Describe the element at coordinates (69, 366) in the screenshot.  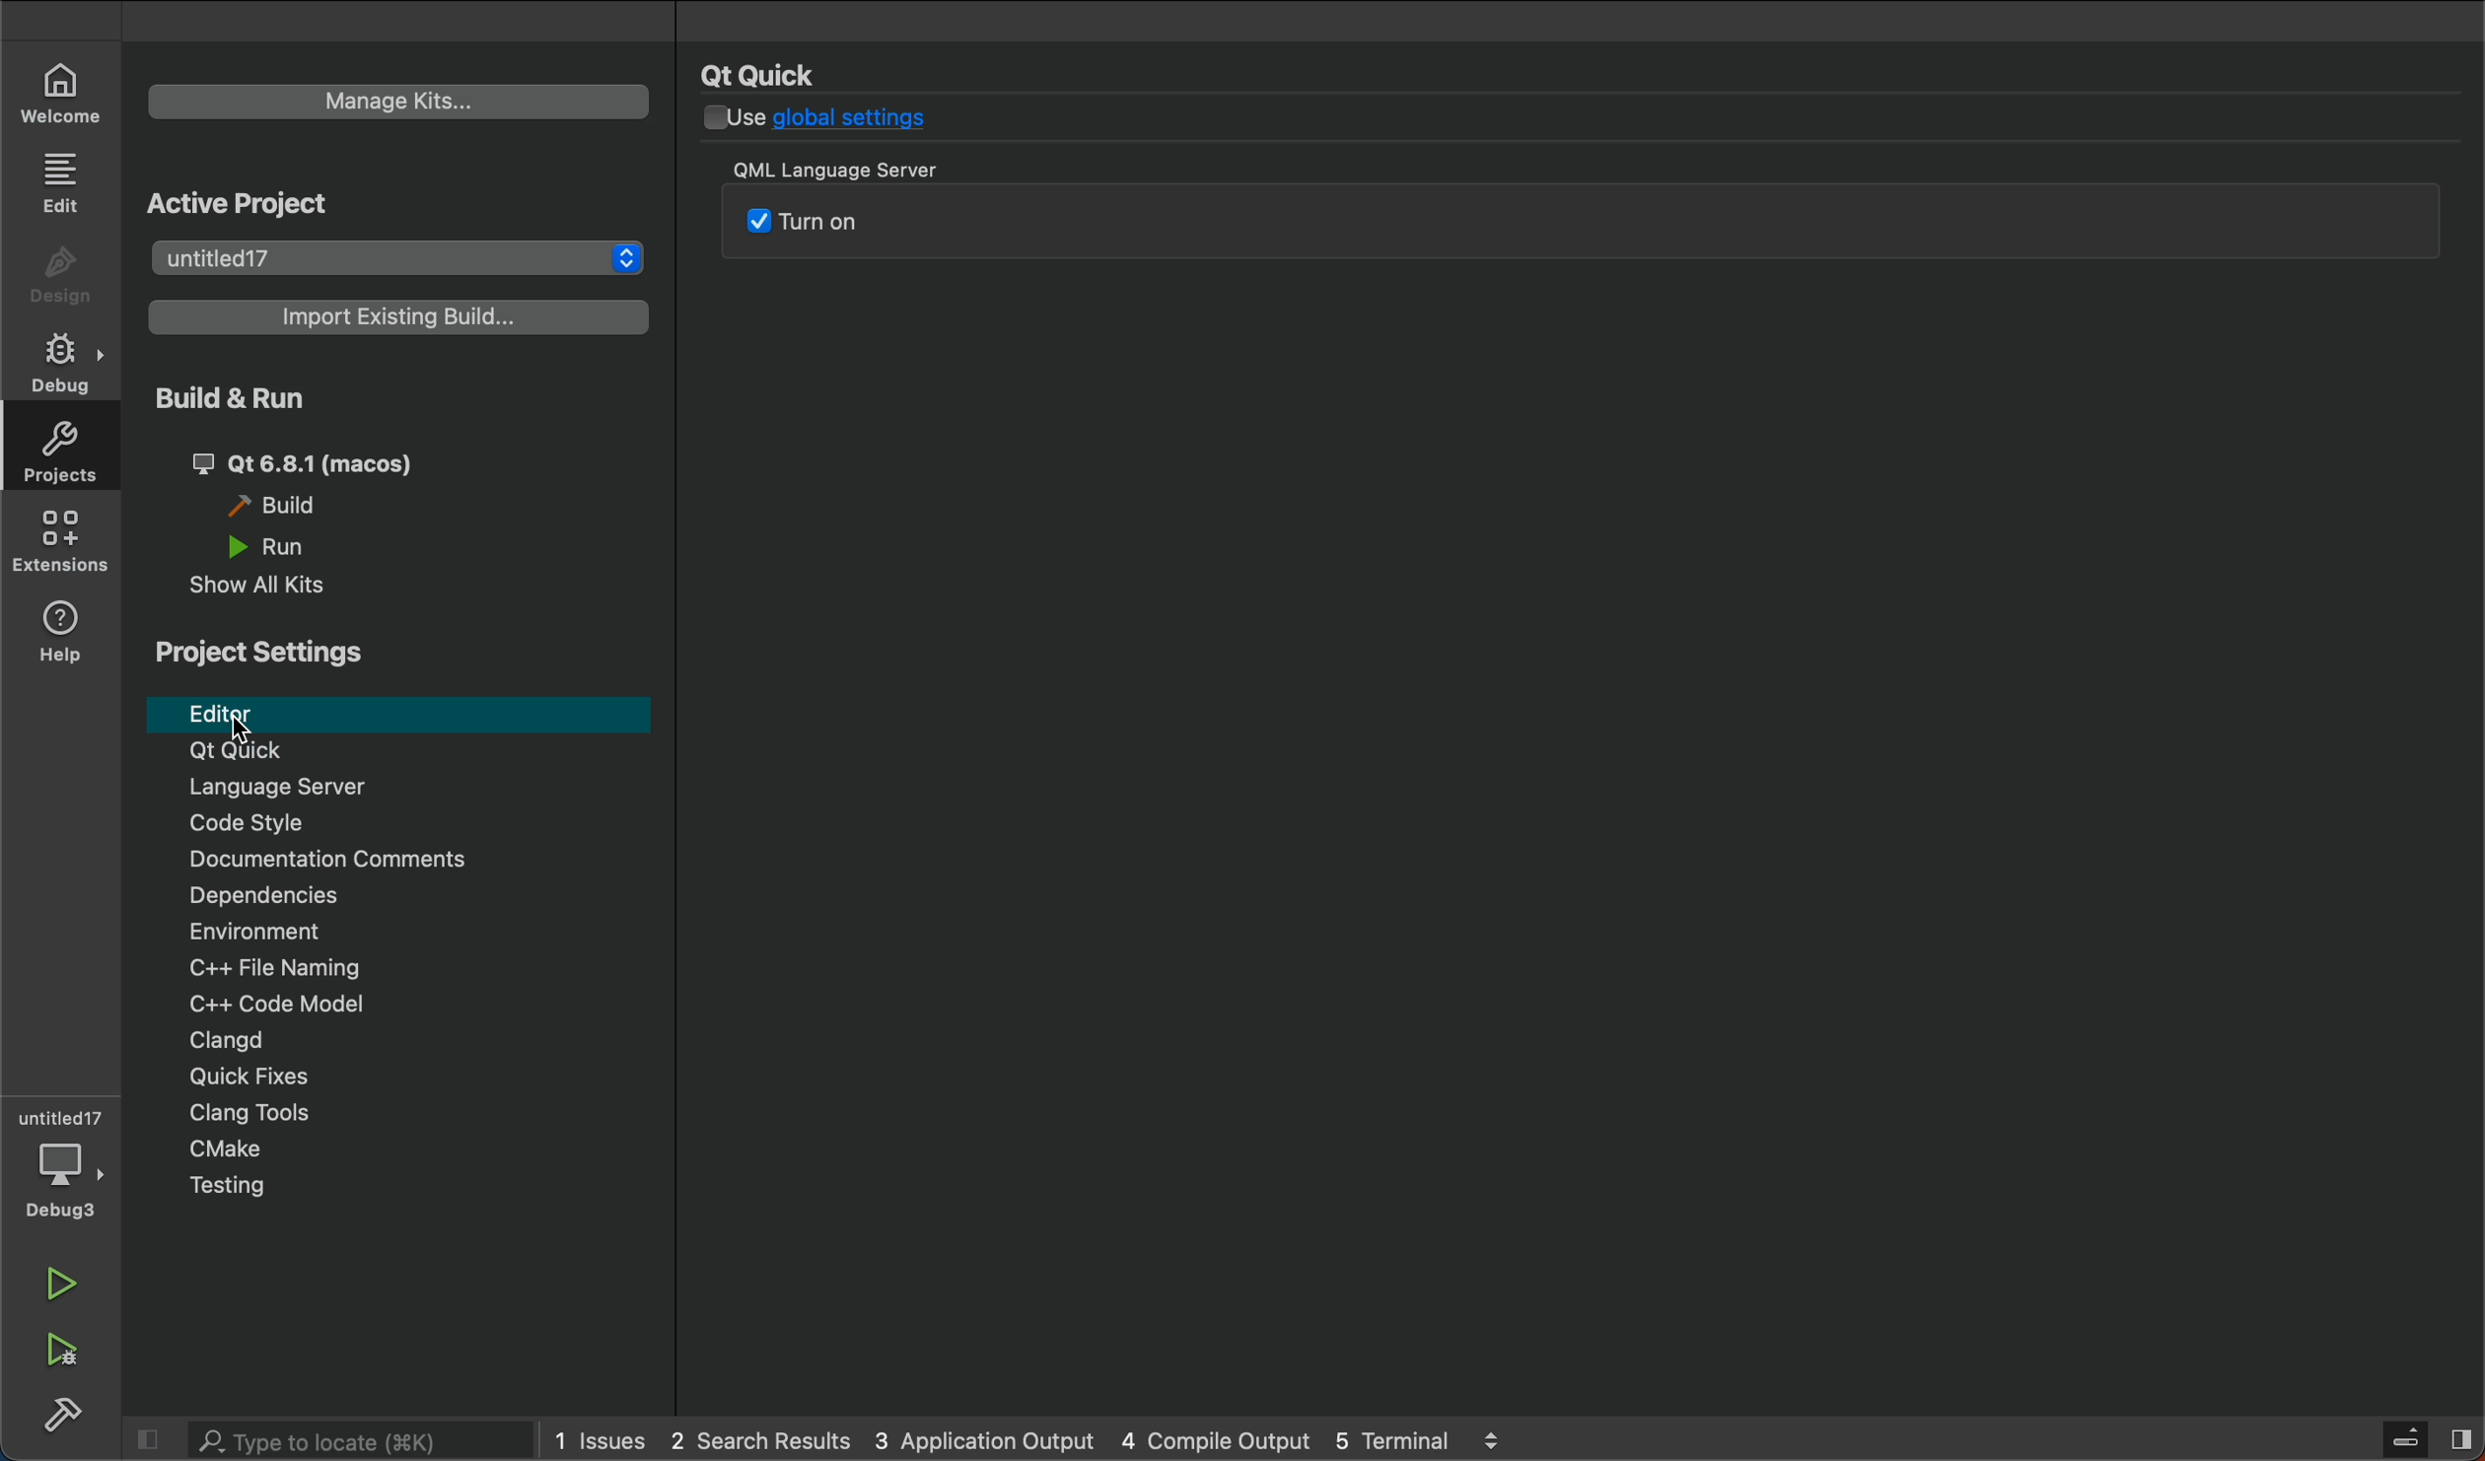
I see `debug` at that location.